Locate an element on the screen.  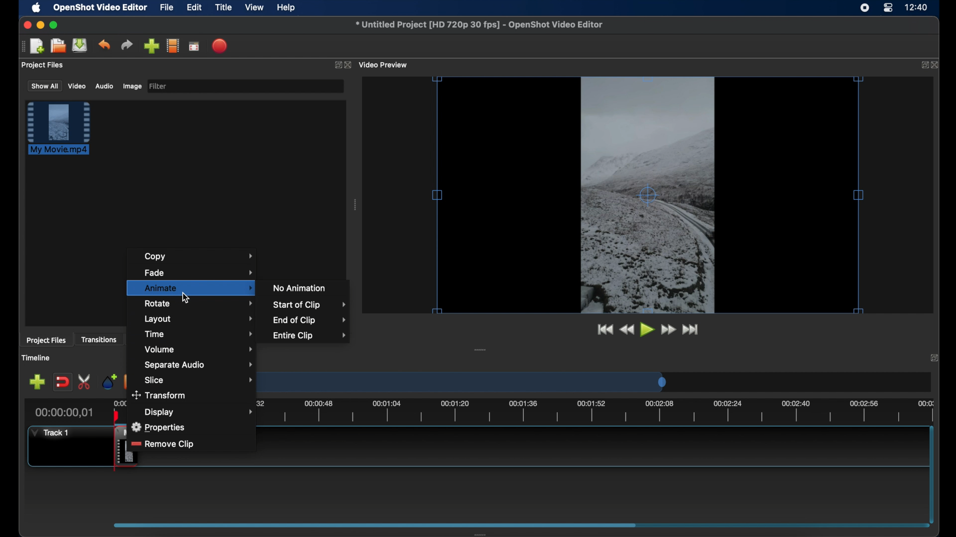
close is located at coordinates (937, 66).